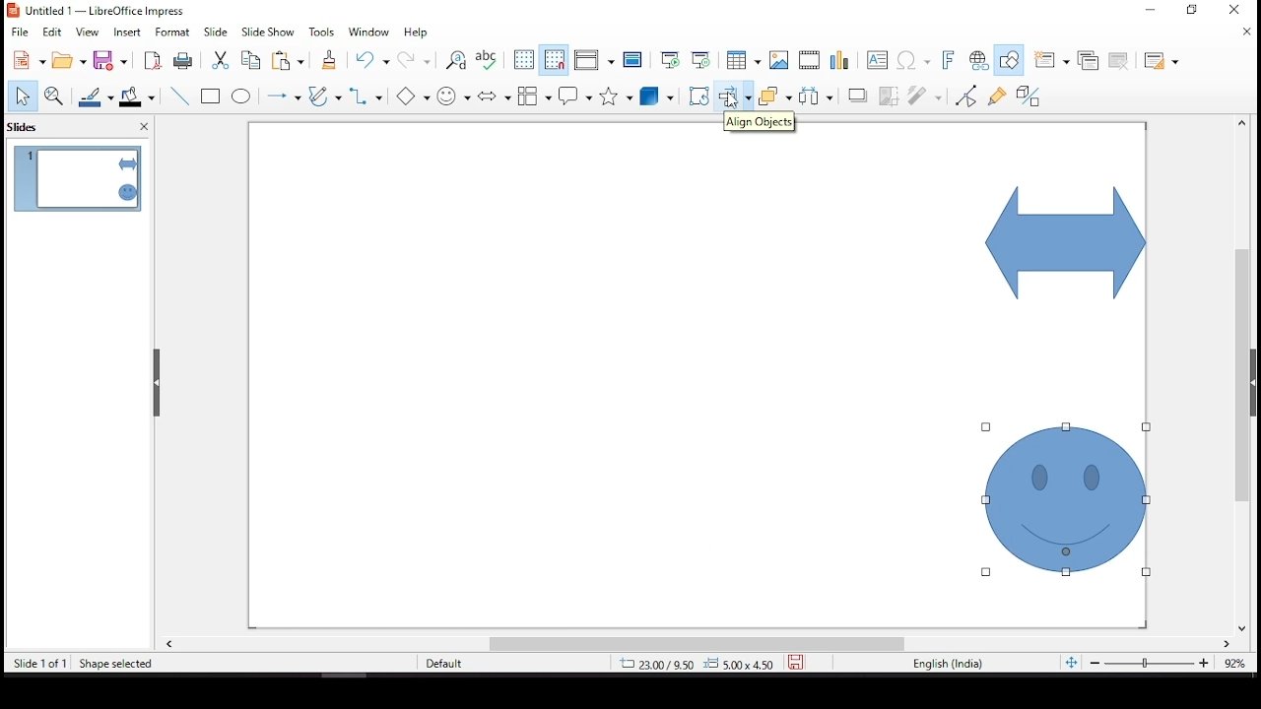  Describe the element at coordinates (365, 97) in the screenshot. I see `connectors` at that location.